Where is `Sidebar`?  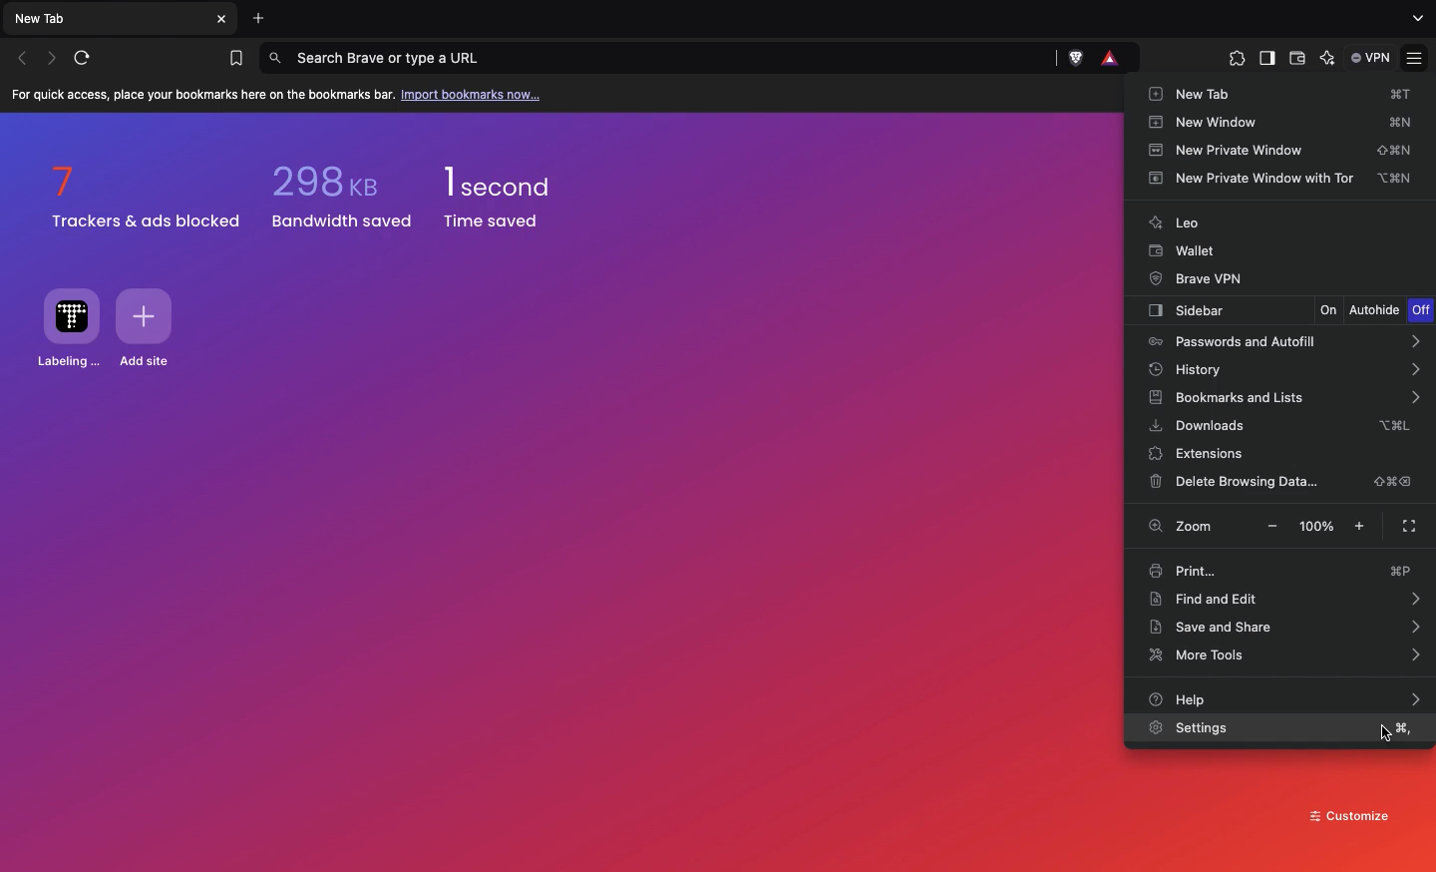
Sidebar is located at coordinates (1265, 60).